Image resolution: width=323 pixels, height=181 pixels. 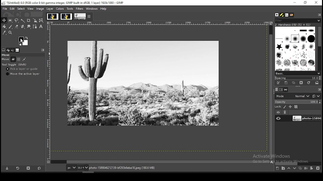 What do you see at coordinates (278, 169) in the screenshot?
I see `new layer` at bounding box center [278, 169].